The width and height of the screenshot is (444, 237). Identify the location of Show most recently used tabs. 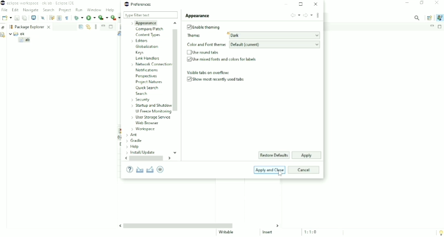
(217, 80).